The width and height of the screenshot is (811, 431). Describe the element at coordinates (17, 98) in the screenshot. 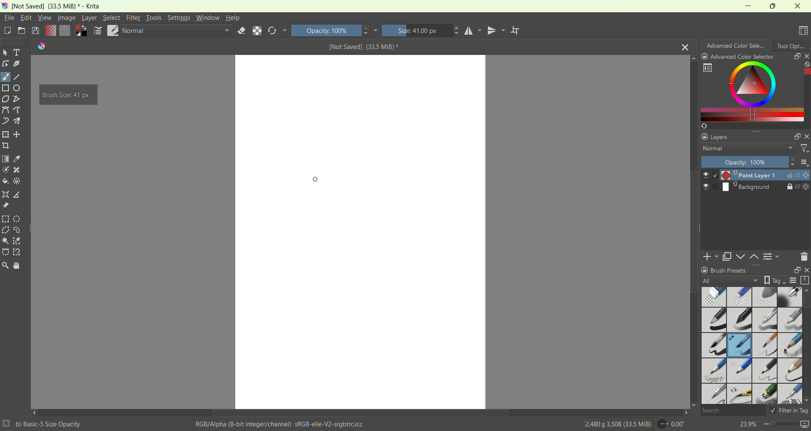

I see `polyline` at that location.